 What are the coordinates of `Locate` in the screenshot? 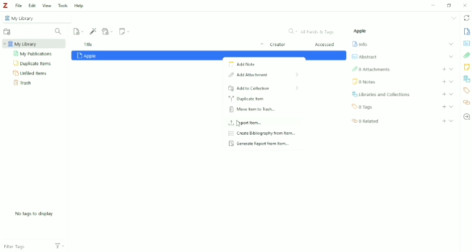 It's located at (467, 117).